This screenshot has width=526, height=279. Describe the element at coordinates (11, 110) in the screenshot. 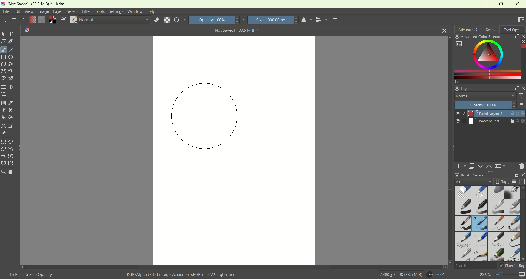

I see `smart patch` at that location.